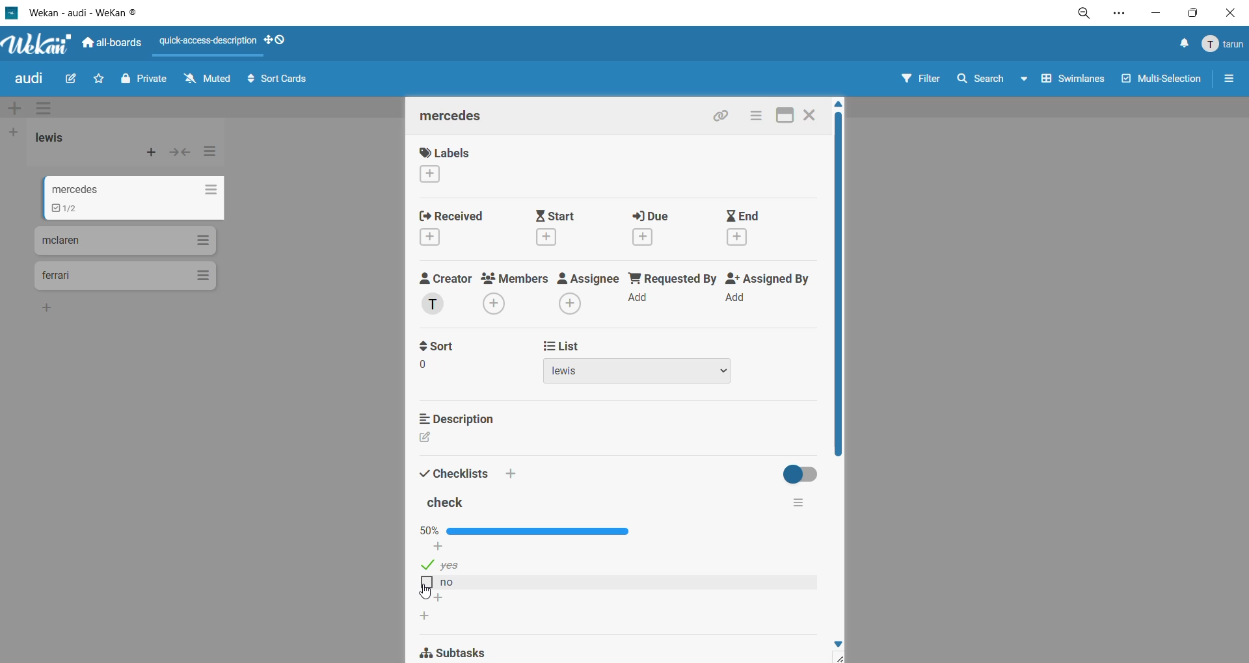 The height and width of the screenshot is (663, 1249). Describe the element at coordinates (278, 80) in the screenshot. I see `sort cards` at that location.